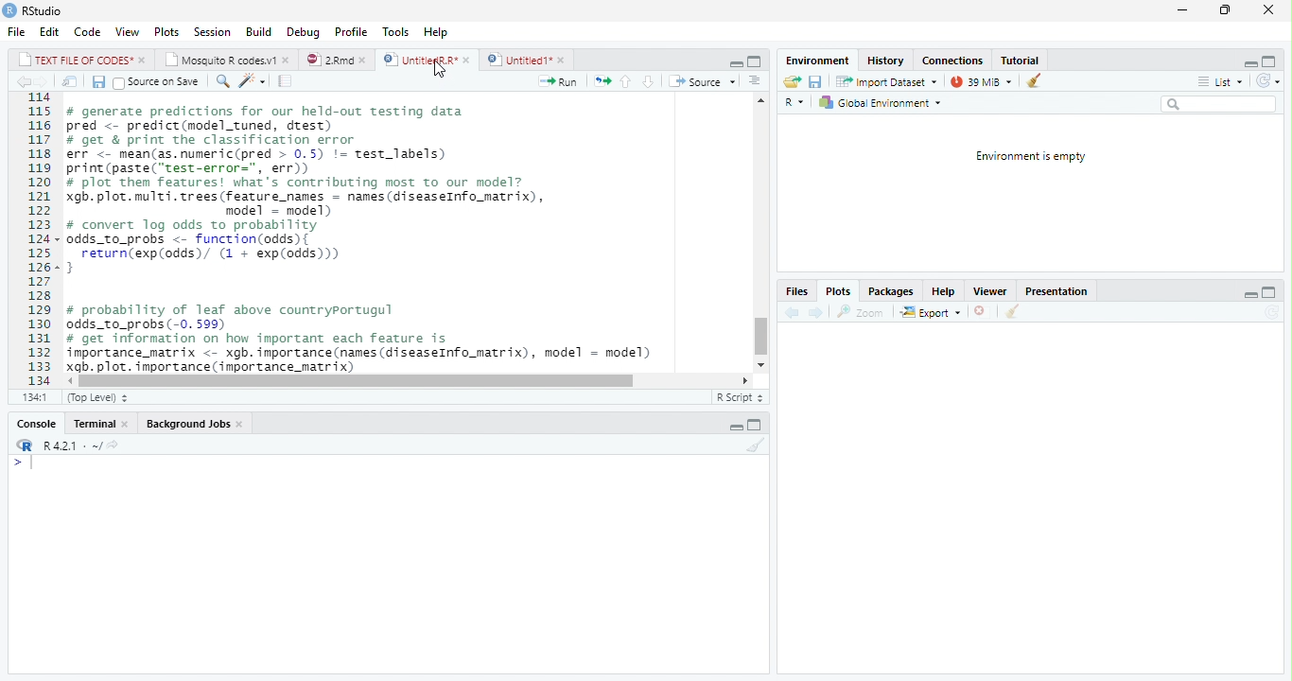 The width and height of the screenshot is (1292, 681). I want to click on Refresh, so click(1267, 79).